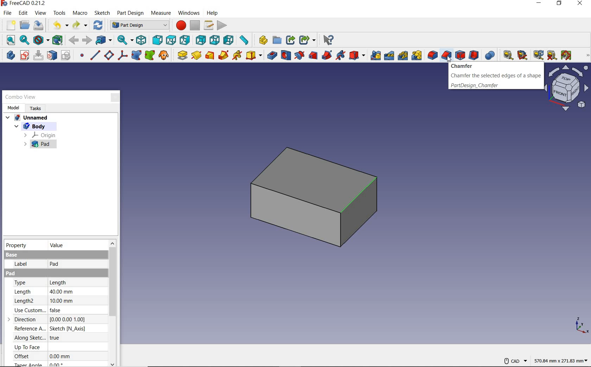 The image size is (591, 367). What do you see at coordinates (210, 55) in the screenshot?
I see `additive loft` at bounding box center [210, 55].